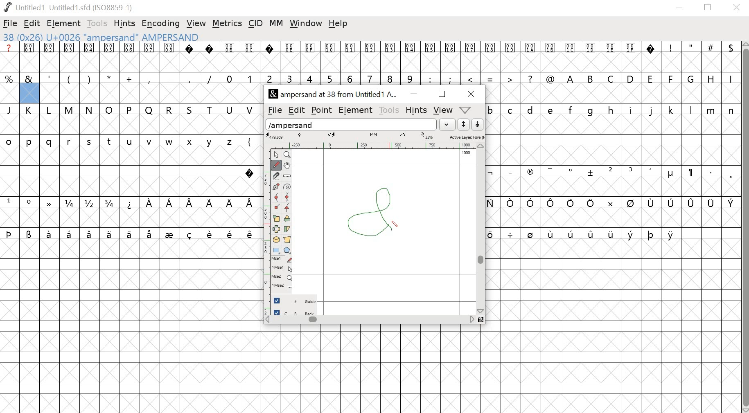 The image size is (749, 413). What do you see at coordinates (611, 109) in the screenshot?
I see `h` at bounding box center [611, 109].